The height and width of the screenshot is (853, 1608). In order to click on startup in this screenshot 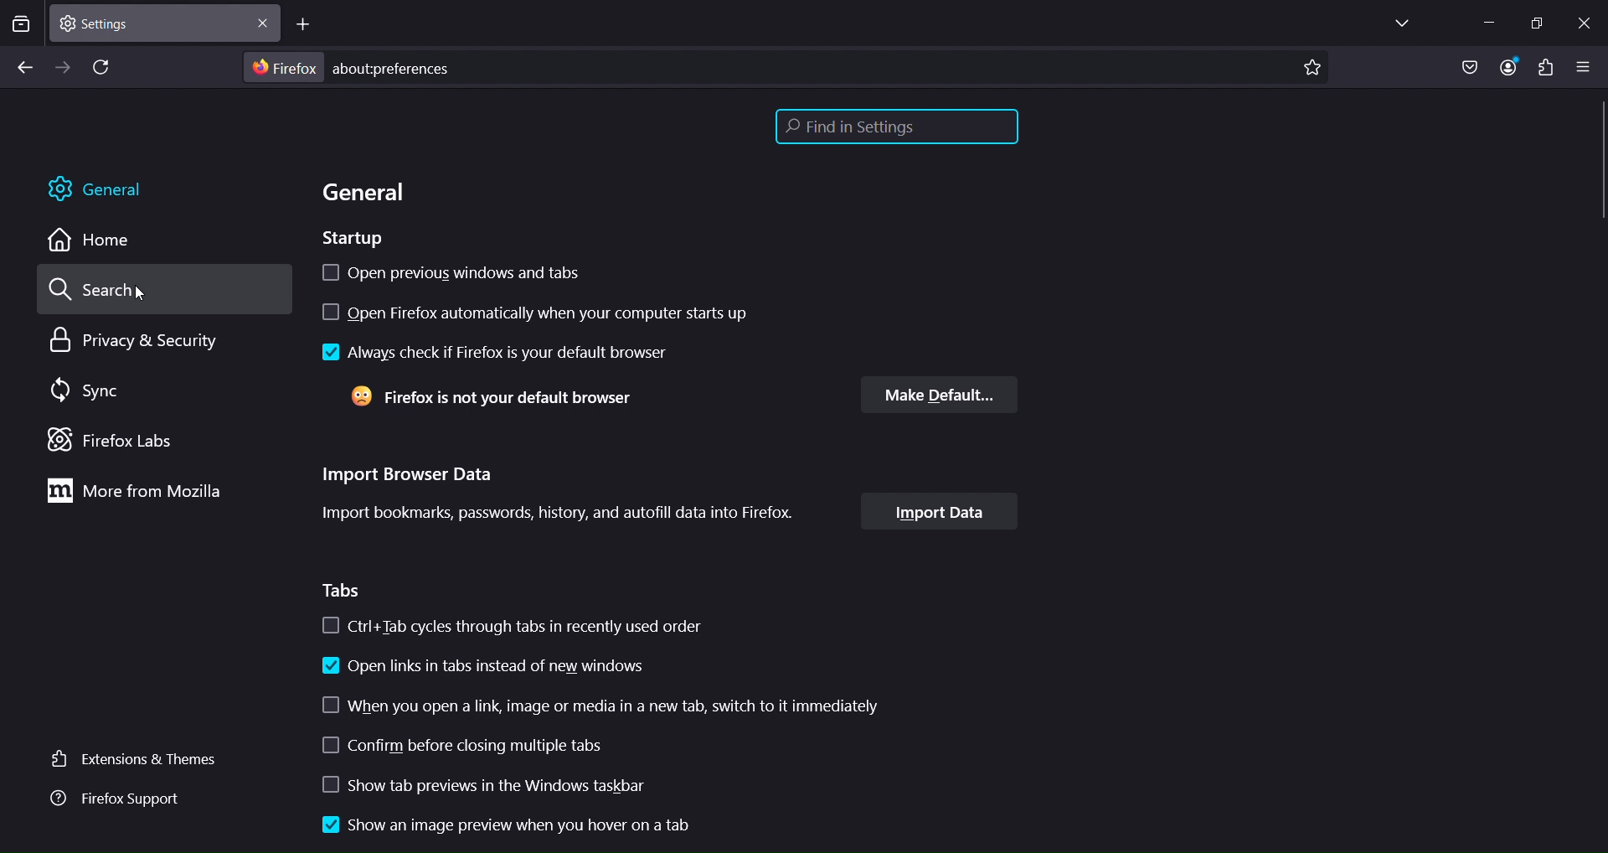, I will do `click(353, 237)`.